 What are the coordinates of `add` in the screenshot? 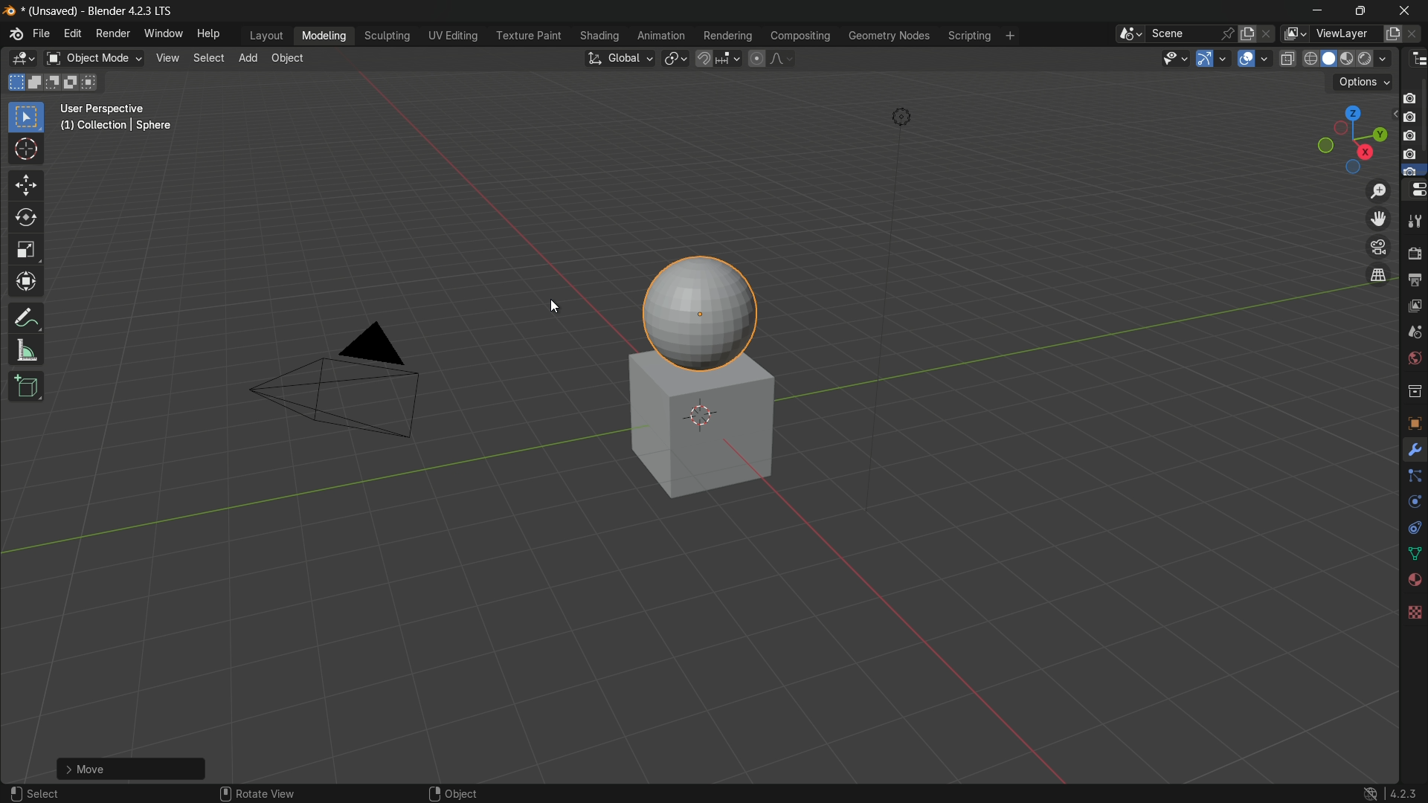 It's located at (248, 58).